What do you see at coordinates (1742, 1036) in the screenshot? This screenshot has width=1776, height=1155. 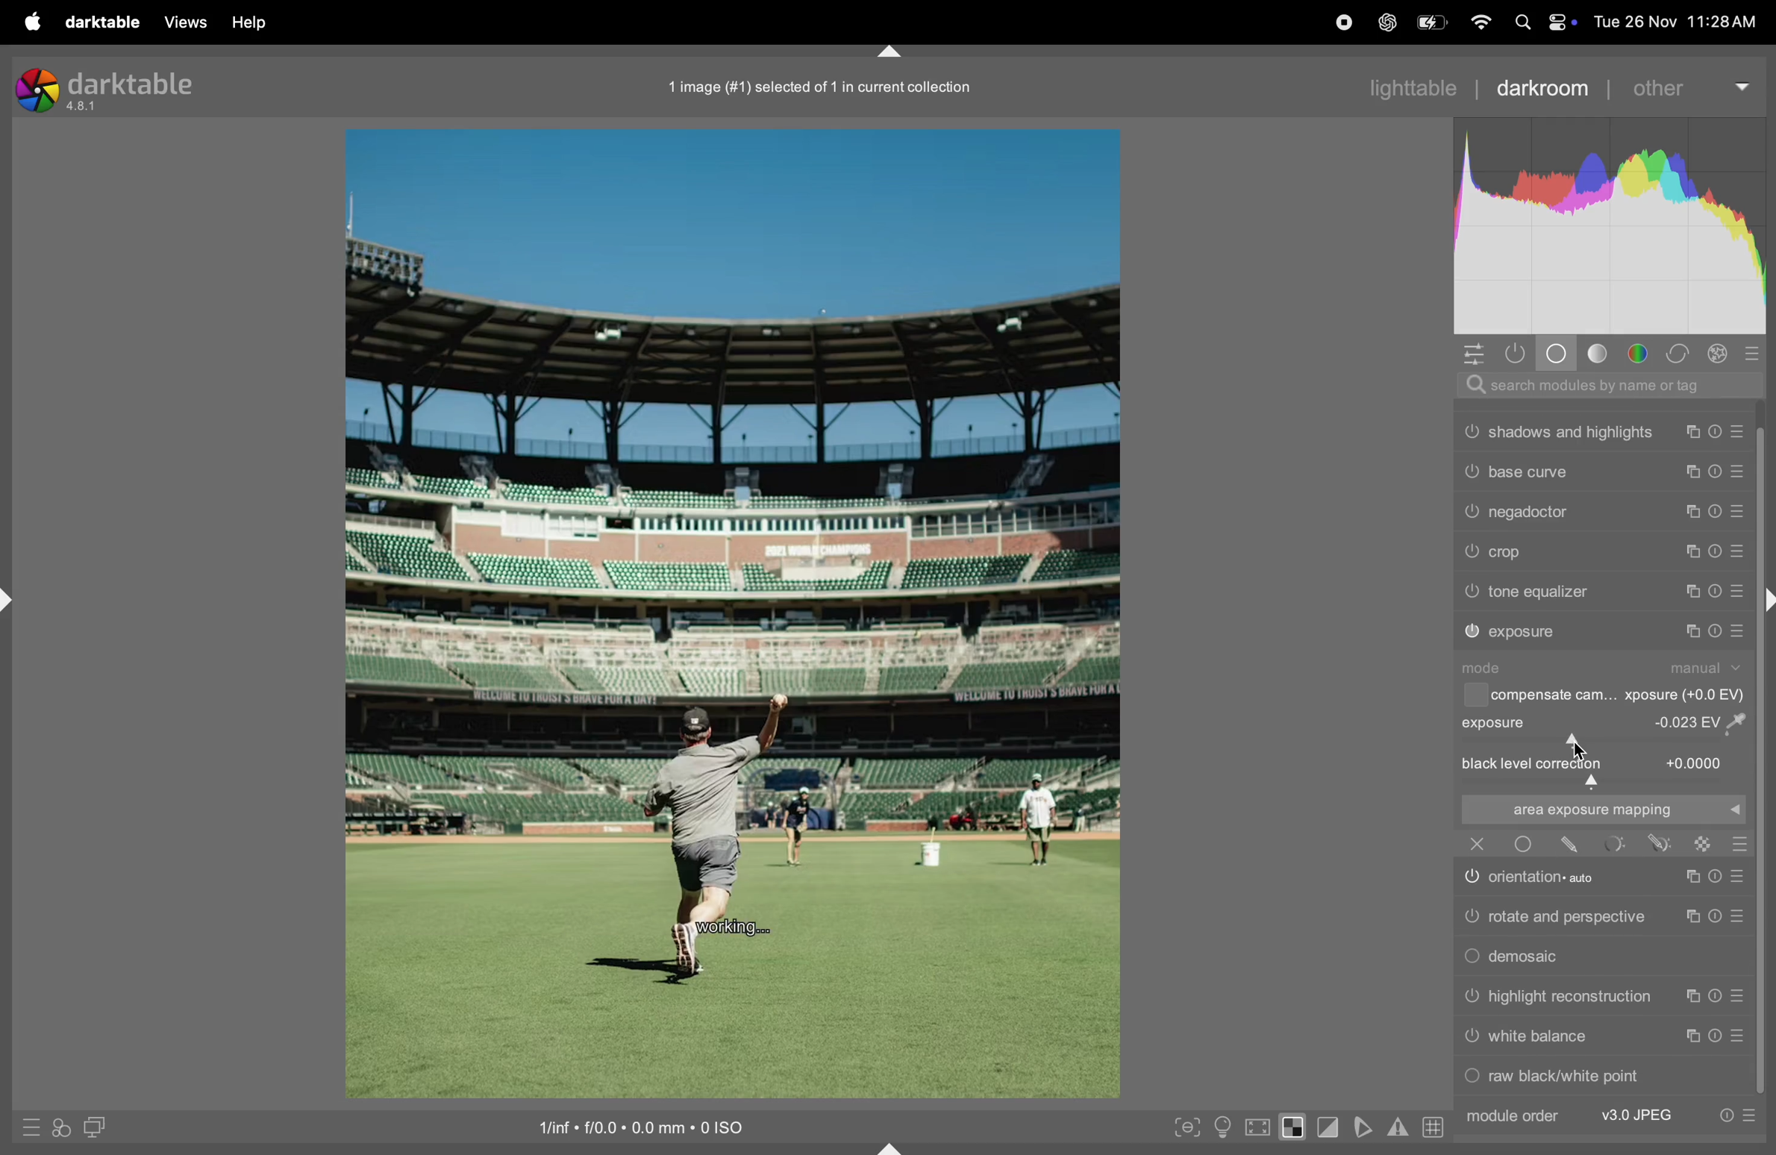 I see `Preset` at bounding box center [1742, 1036].